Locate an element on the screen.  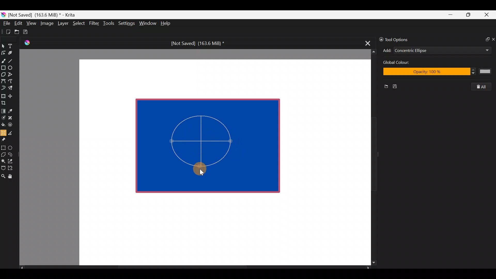
Edit is located at coordinates (18, 24).